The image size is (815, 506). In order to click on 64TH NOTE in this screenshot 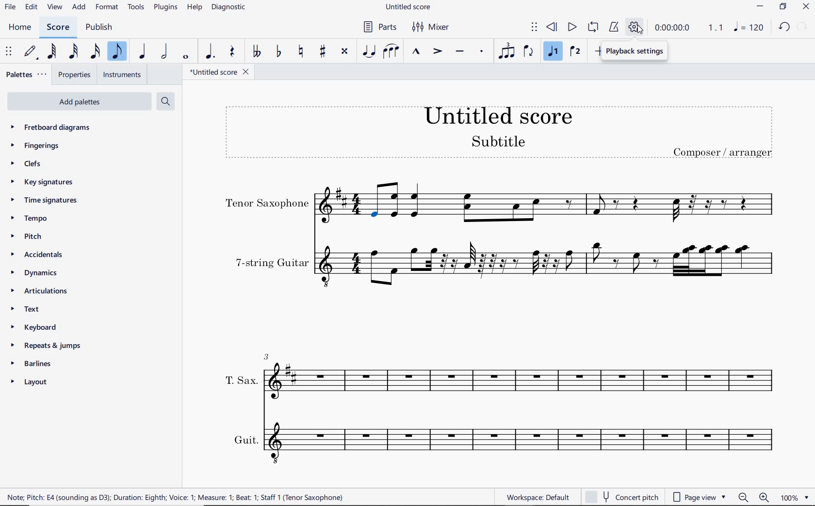, I will do `click(51, 51)`.